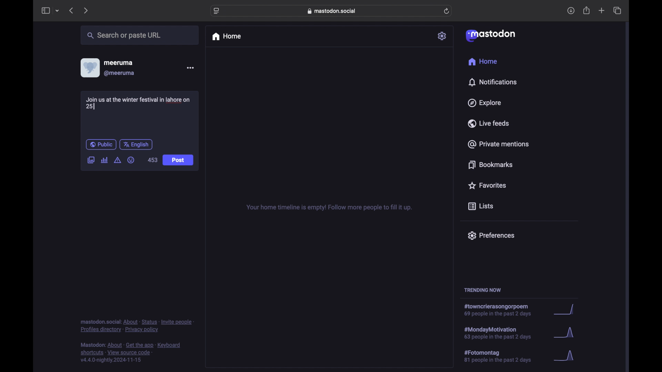  Describe the element at coordinates (447, 11) in the screenshot. I see `refresh` at that location.